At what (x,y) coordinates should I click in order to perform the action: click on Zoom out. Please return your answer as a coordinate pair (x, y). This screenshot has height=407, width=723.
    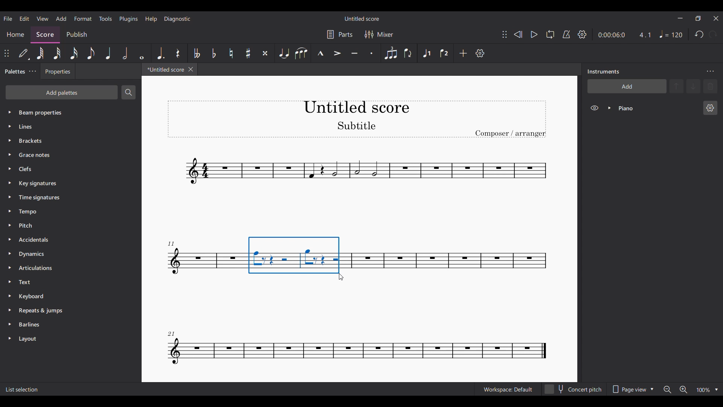
    Looking at the image, I should click on (668, 390).